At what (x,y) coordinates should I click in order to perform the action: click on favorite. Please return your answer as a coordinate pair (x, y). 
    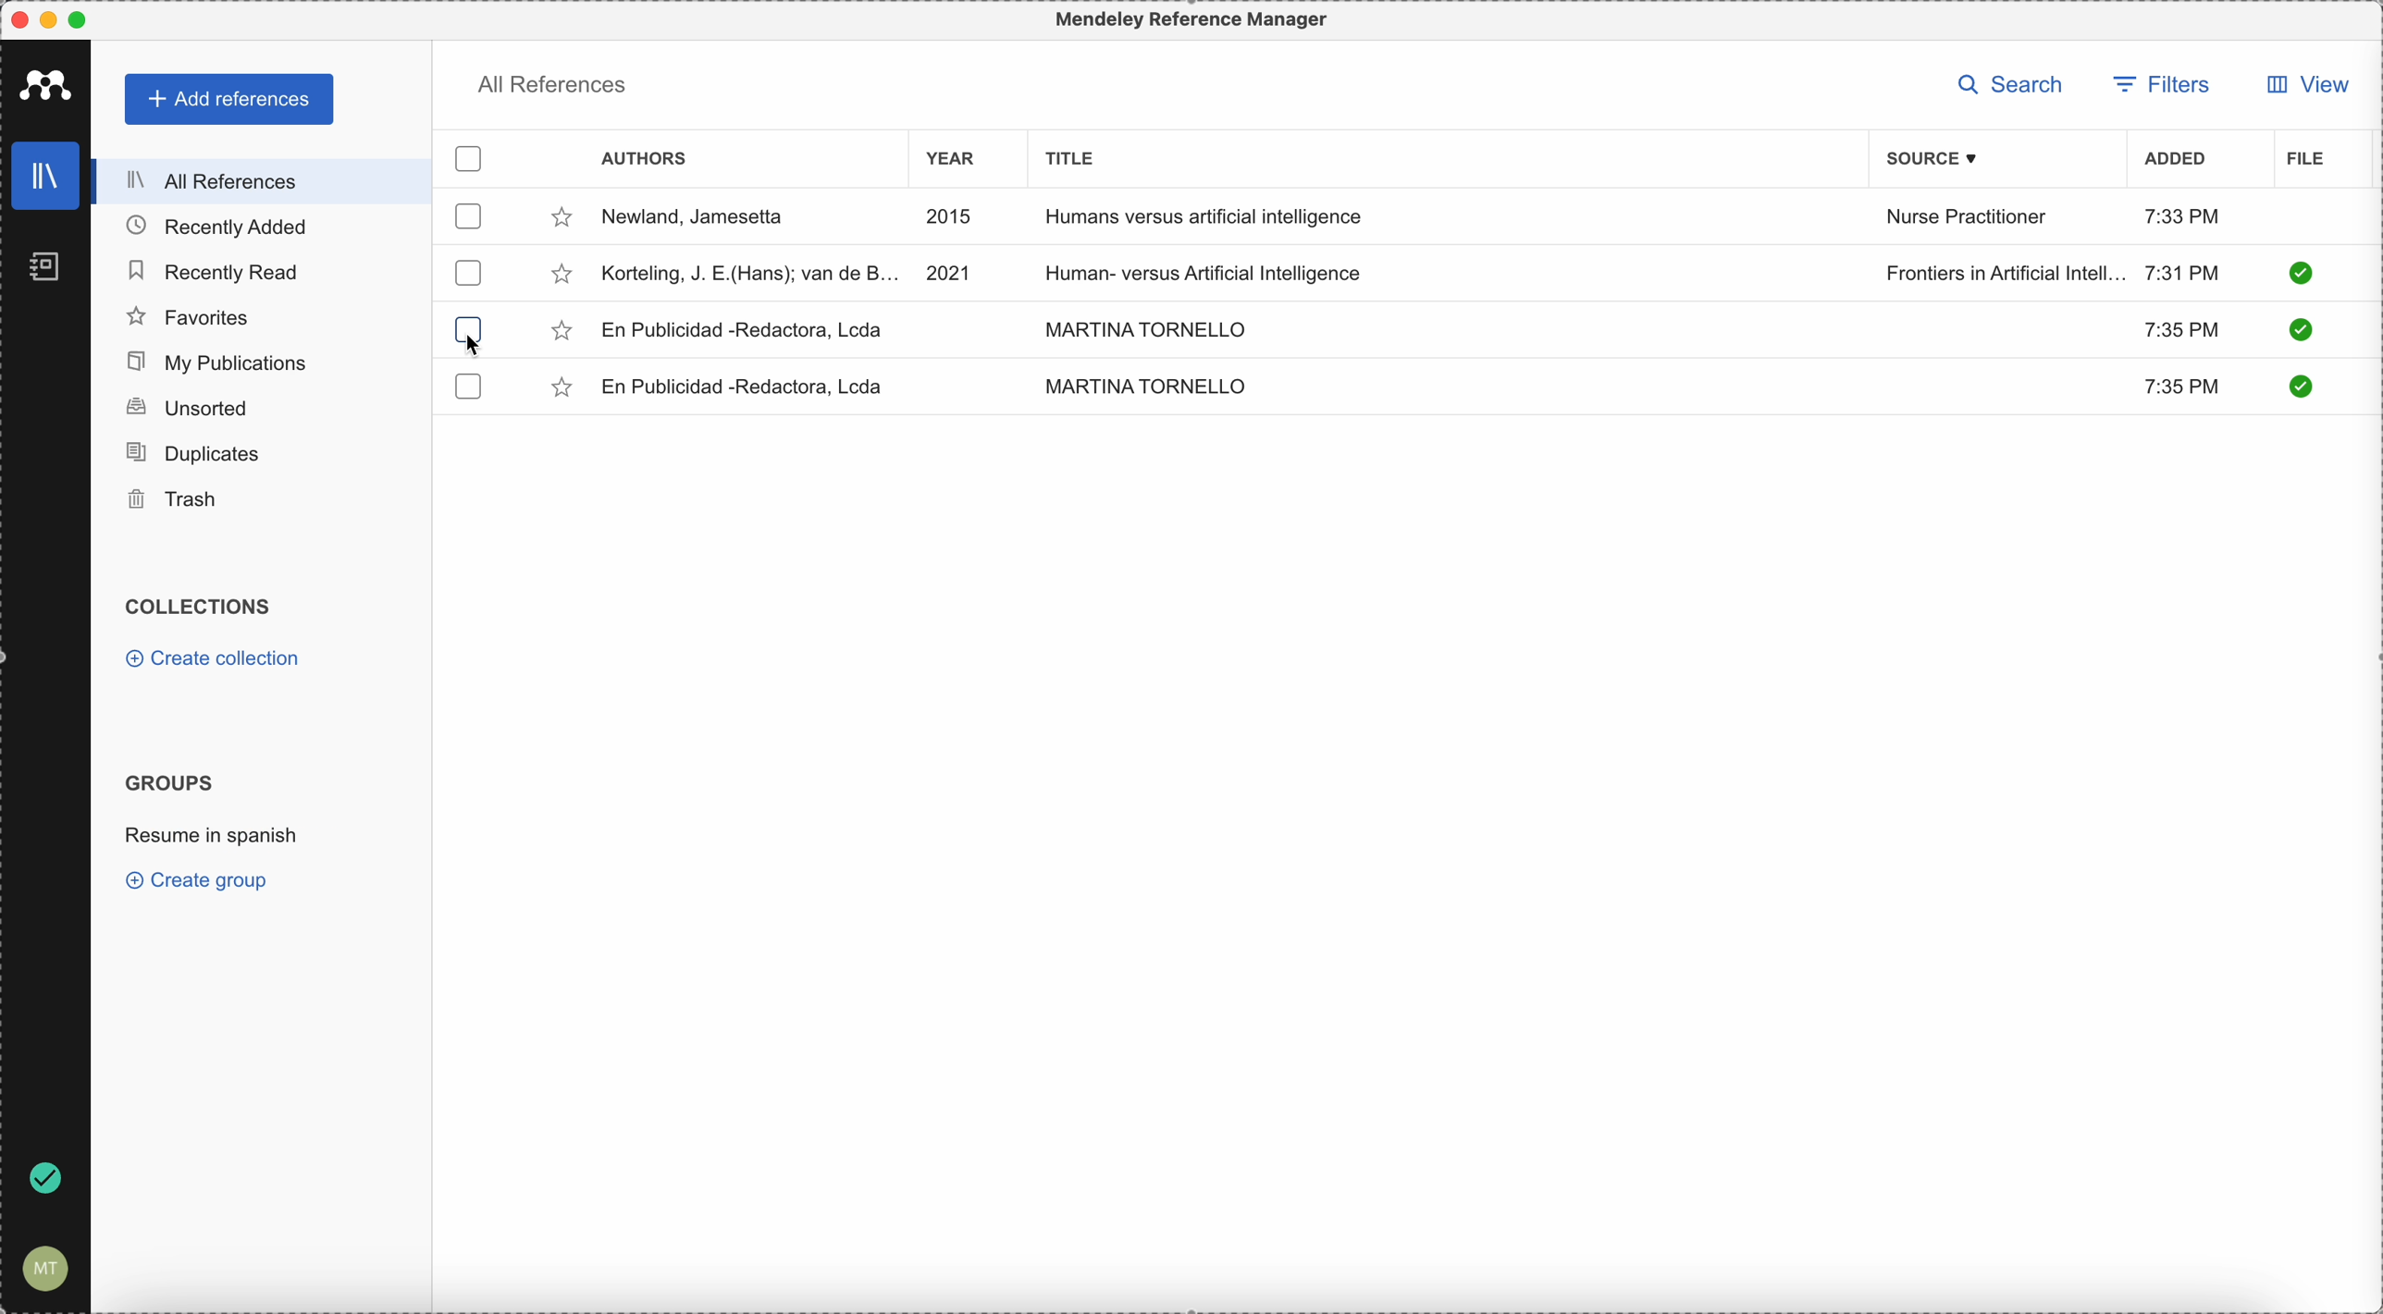
    Looking at the image, I should click on (562, 221).